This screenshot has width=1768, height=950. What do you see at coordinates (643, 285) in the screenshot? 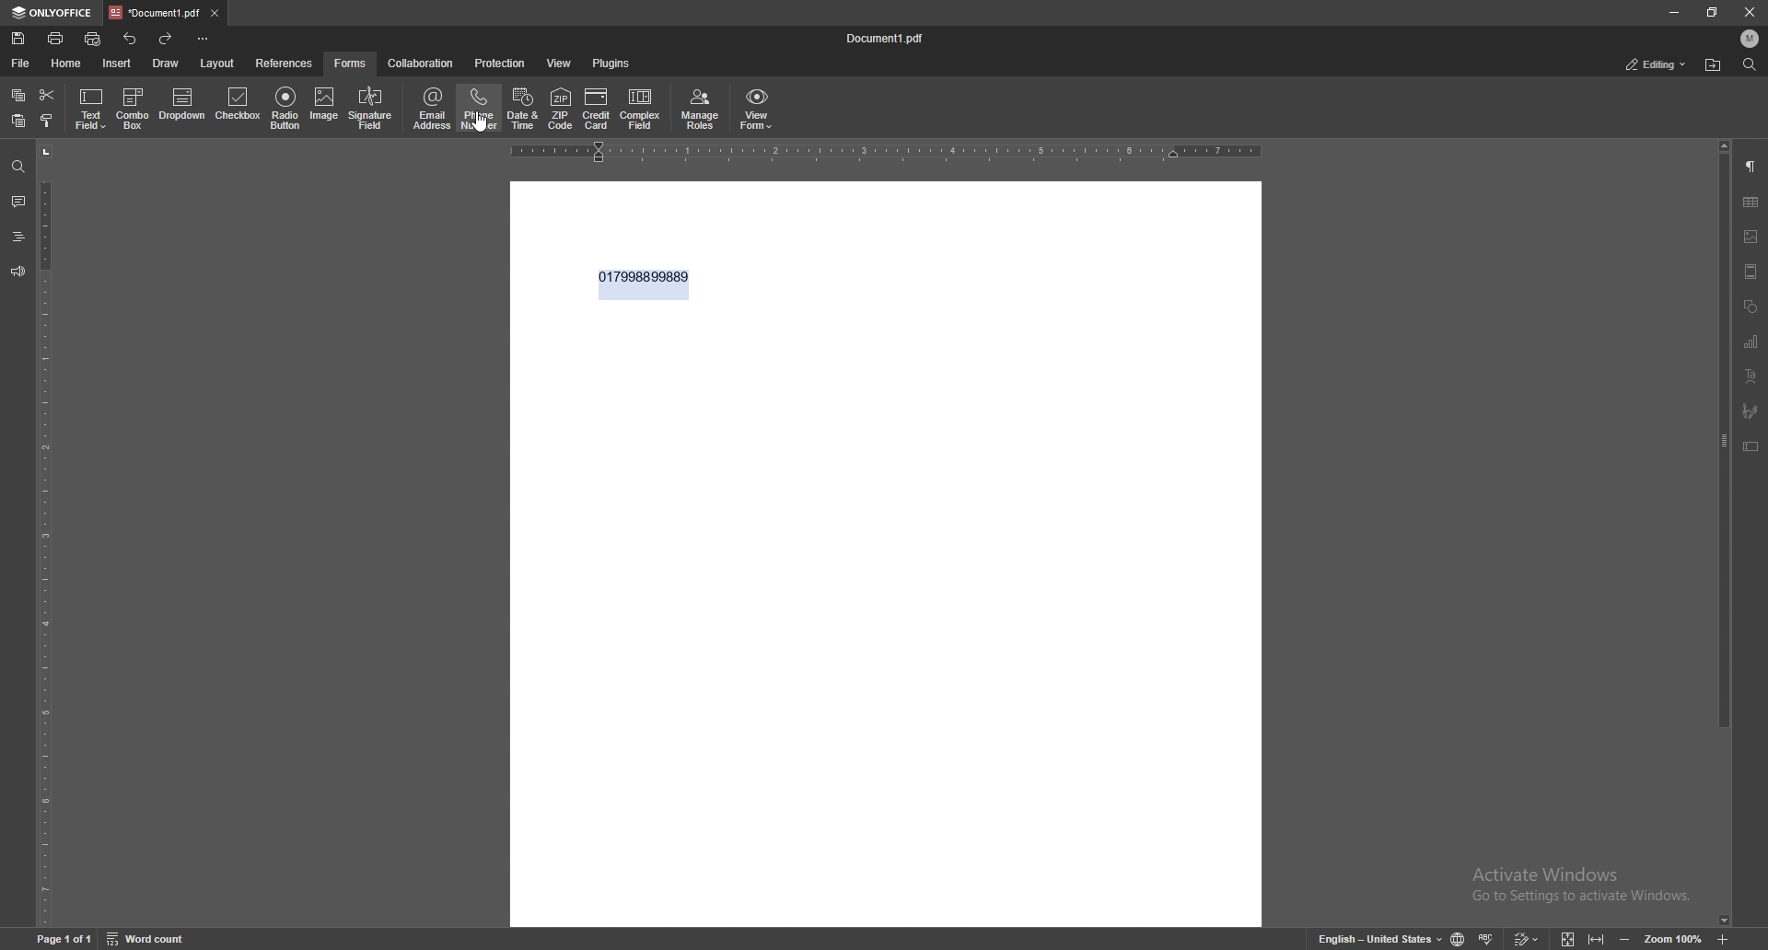
I see `text` at bounding box center [643, 285].